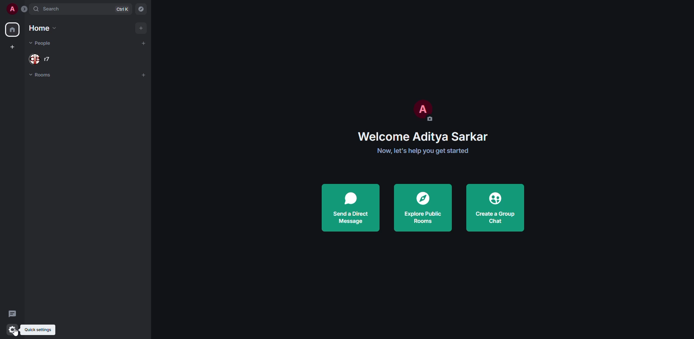  I want to click on cursor, so click(16, 333).